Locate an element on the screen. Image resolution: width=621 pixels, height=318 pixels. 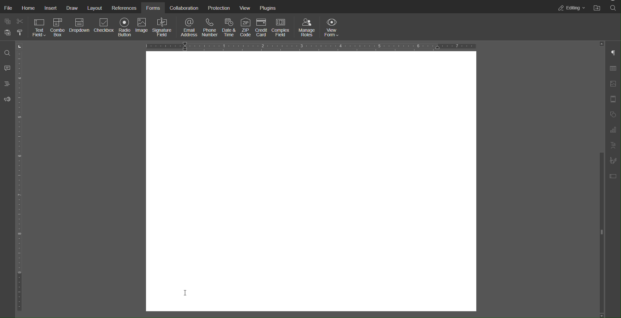
Checkbox is located at coordinates (105, 28).